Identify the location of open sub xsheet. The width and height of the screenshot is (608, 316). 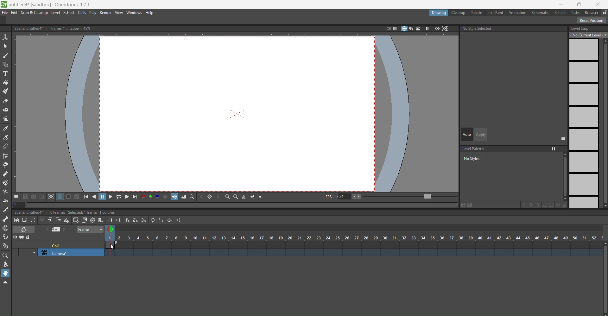
(50, 220).